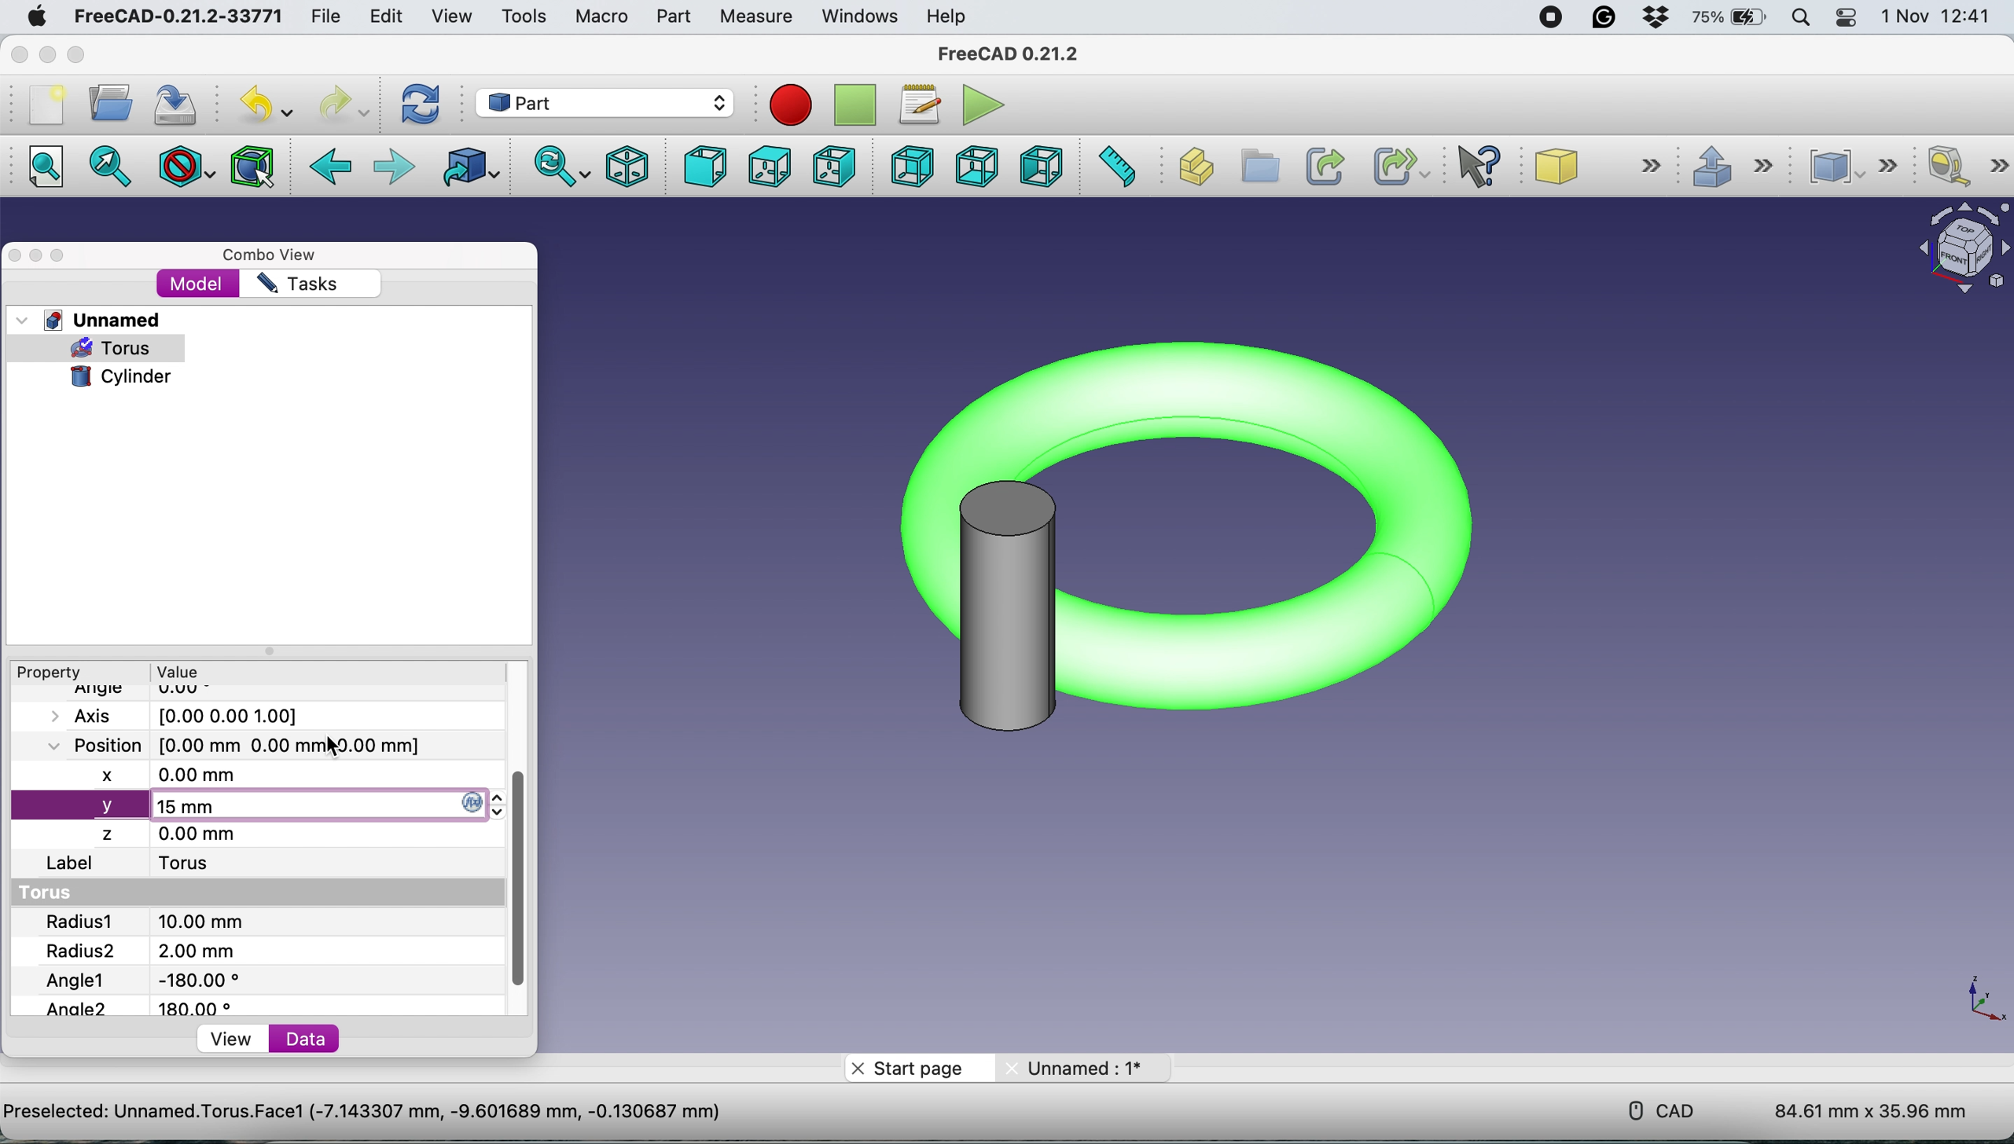  What do you see at coordinates (855, 105) in the screenshot?
I see `stop recording macros` at bounding box center [855, 105].